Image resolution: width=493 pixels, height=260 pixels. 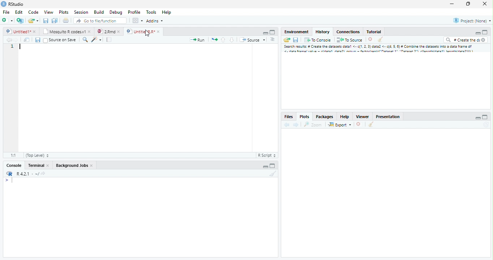 I want to click on Search result # create dataset data.., so click(x=380, y=49).